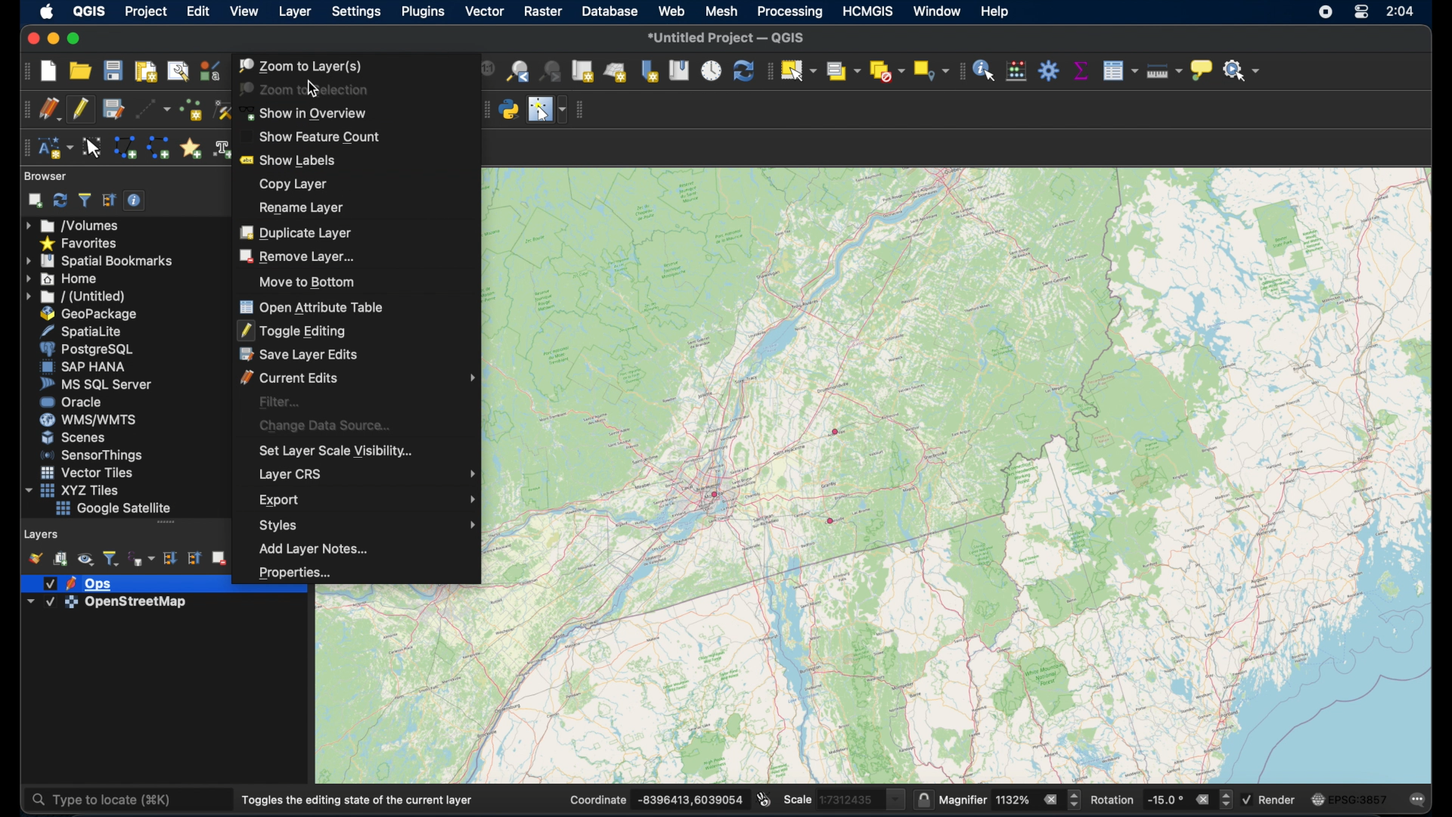  I want to click on create marker annotation, so click(190, 147).